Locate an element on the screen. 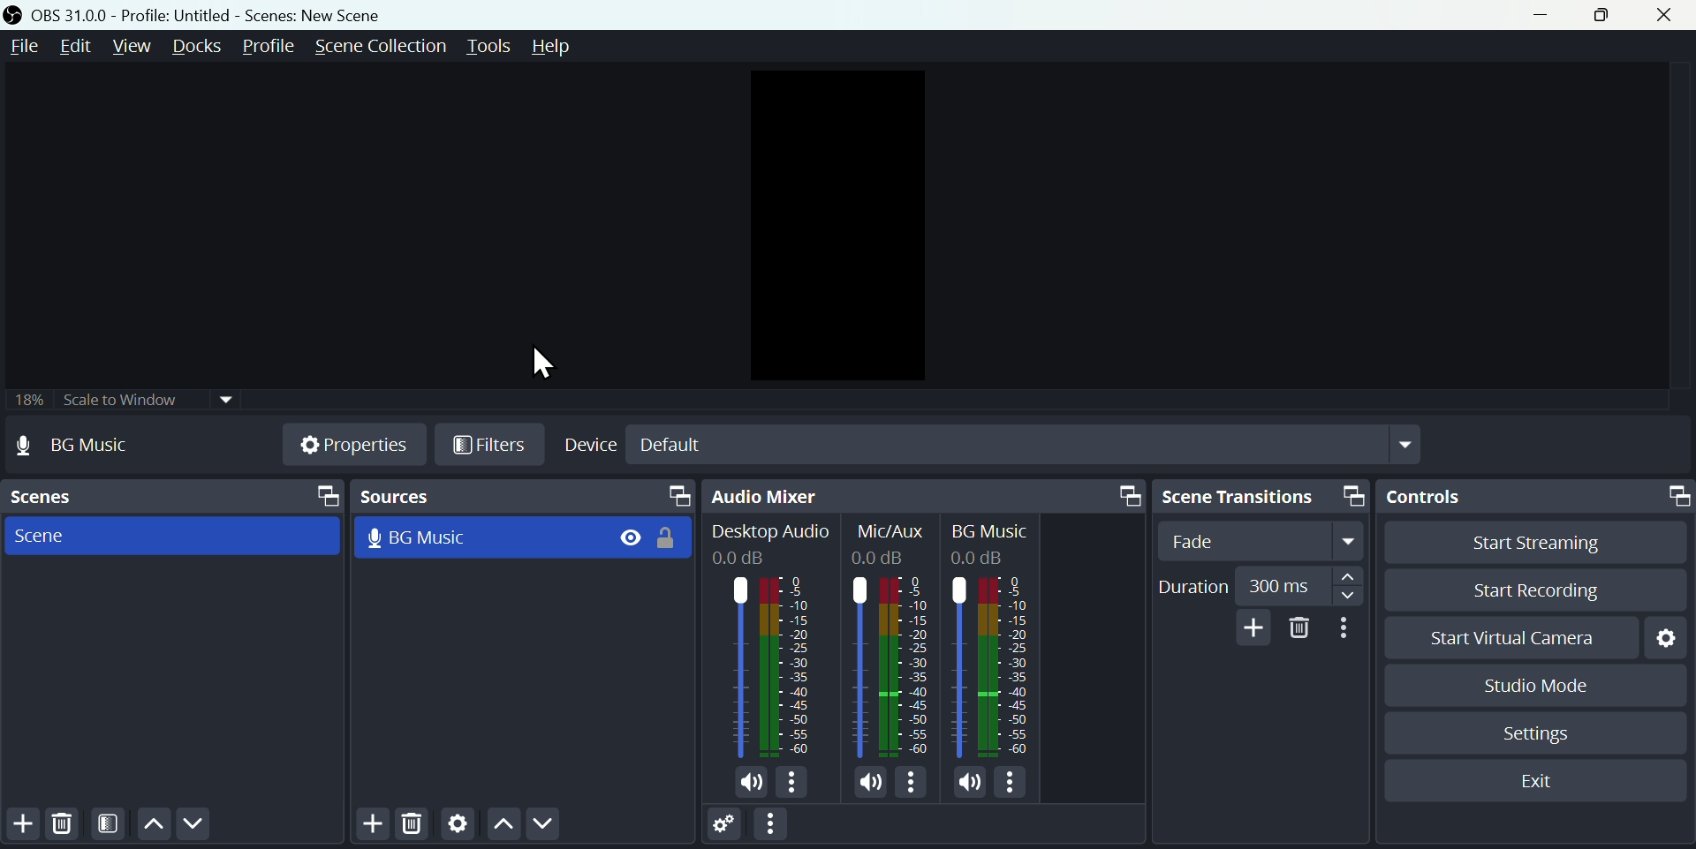 The image size is (1696, 849).  is located at coordinates (988, 665).